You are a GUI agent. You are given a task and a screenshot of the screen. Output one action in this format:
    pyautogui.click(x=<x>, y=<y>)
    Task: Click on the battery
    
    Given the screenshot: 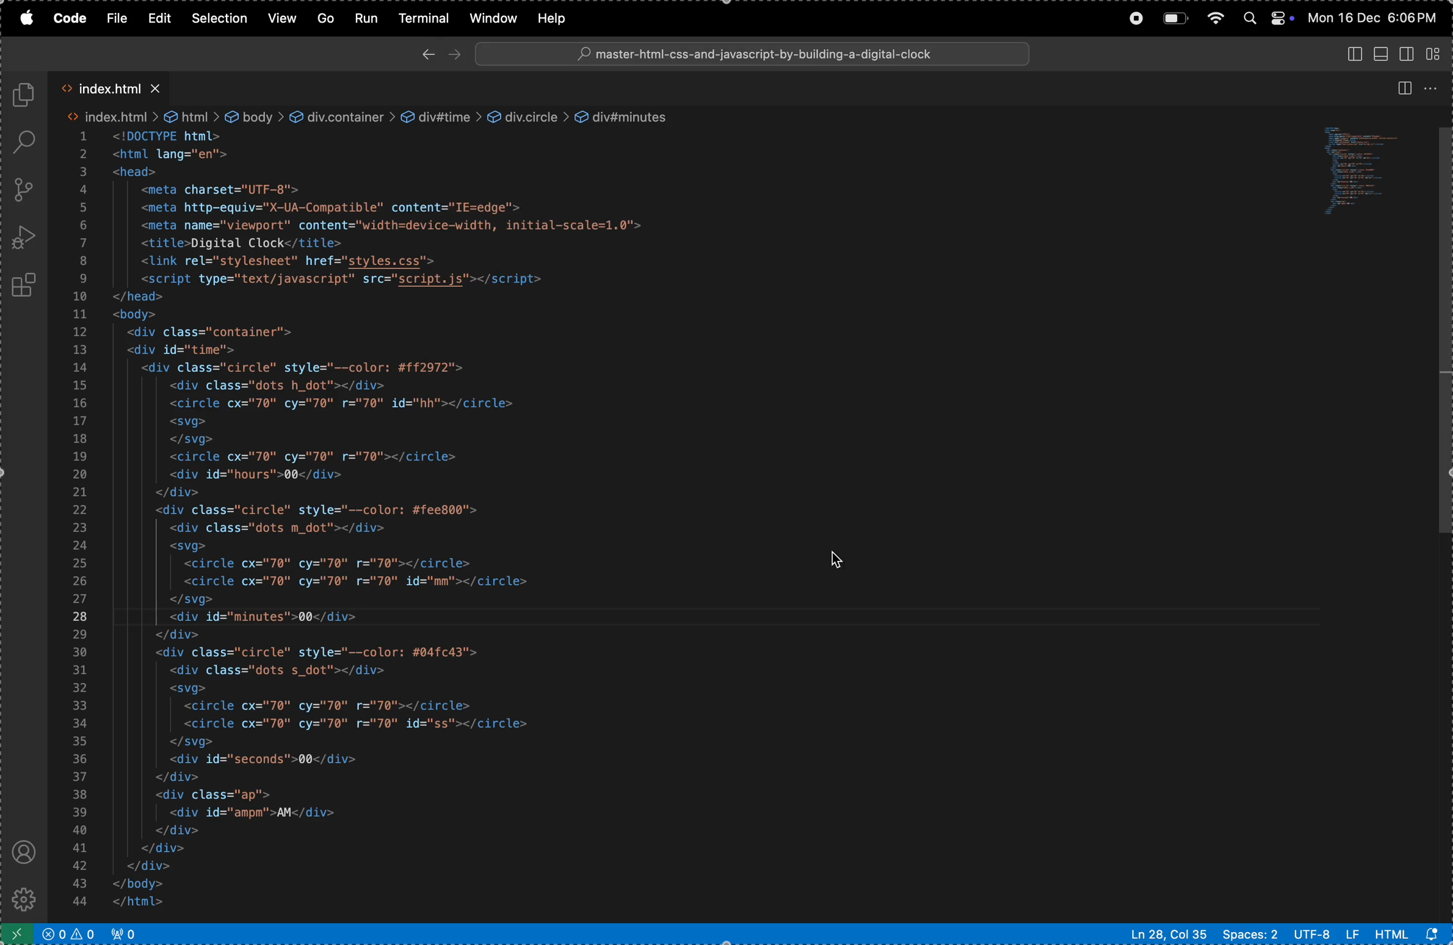 What is the action you would take?
    pyautogui.click(x=1175, y=19)
    